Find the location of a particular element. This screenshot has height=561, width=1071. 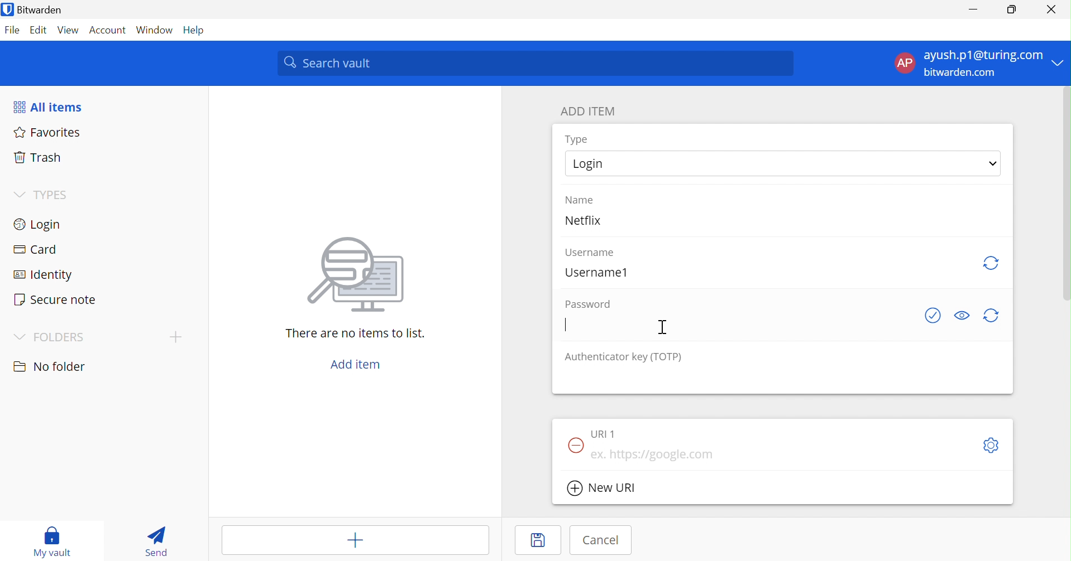

No folder is located at coordinates (50, 366).